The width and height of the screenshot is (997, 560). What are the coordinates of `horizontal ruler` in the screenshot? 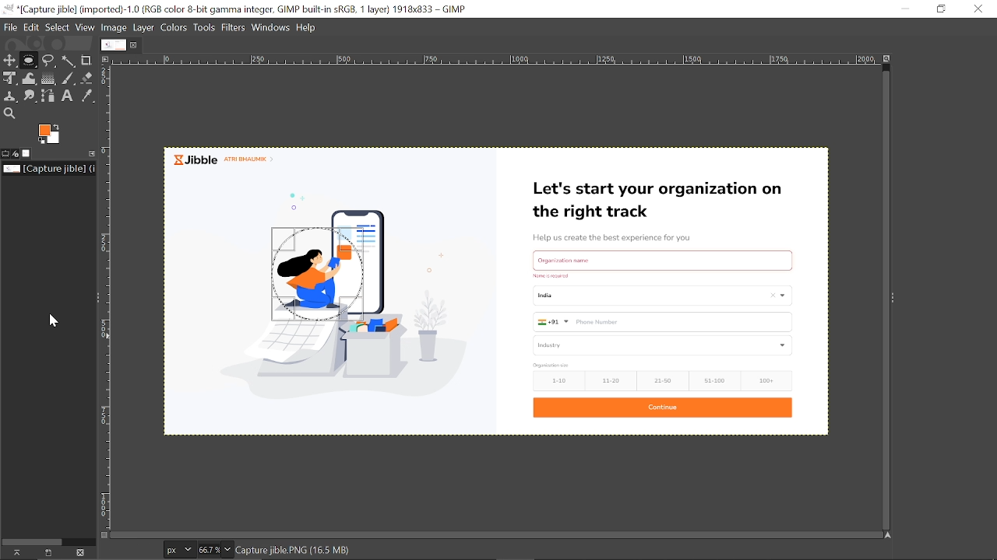 It's located at (490, 60).